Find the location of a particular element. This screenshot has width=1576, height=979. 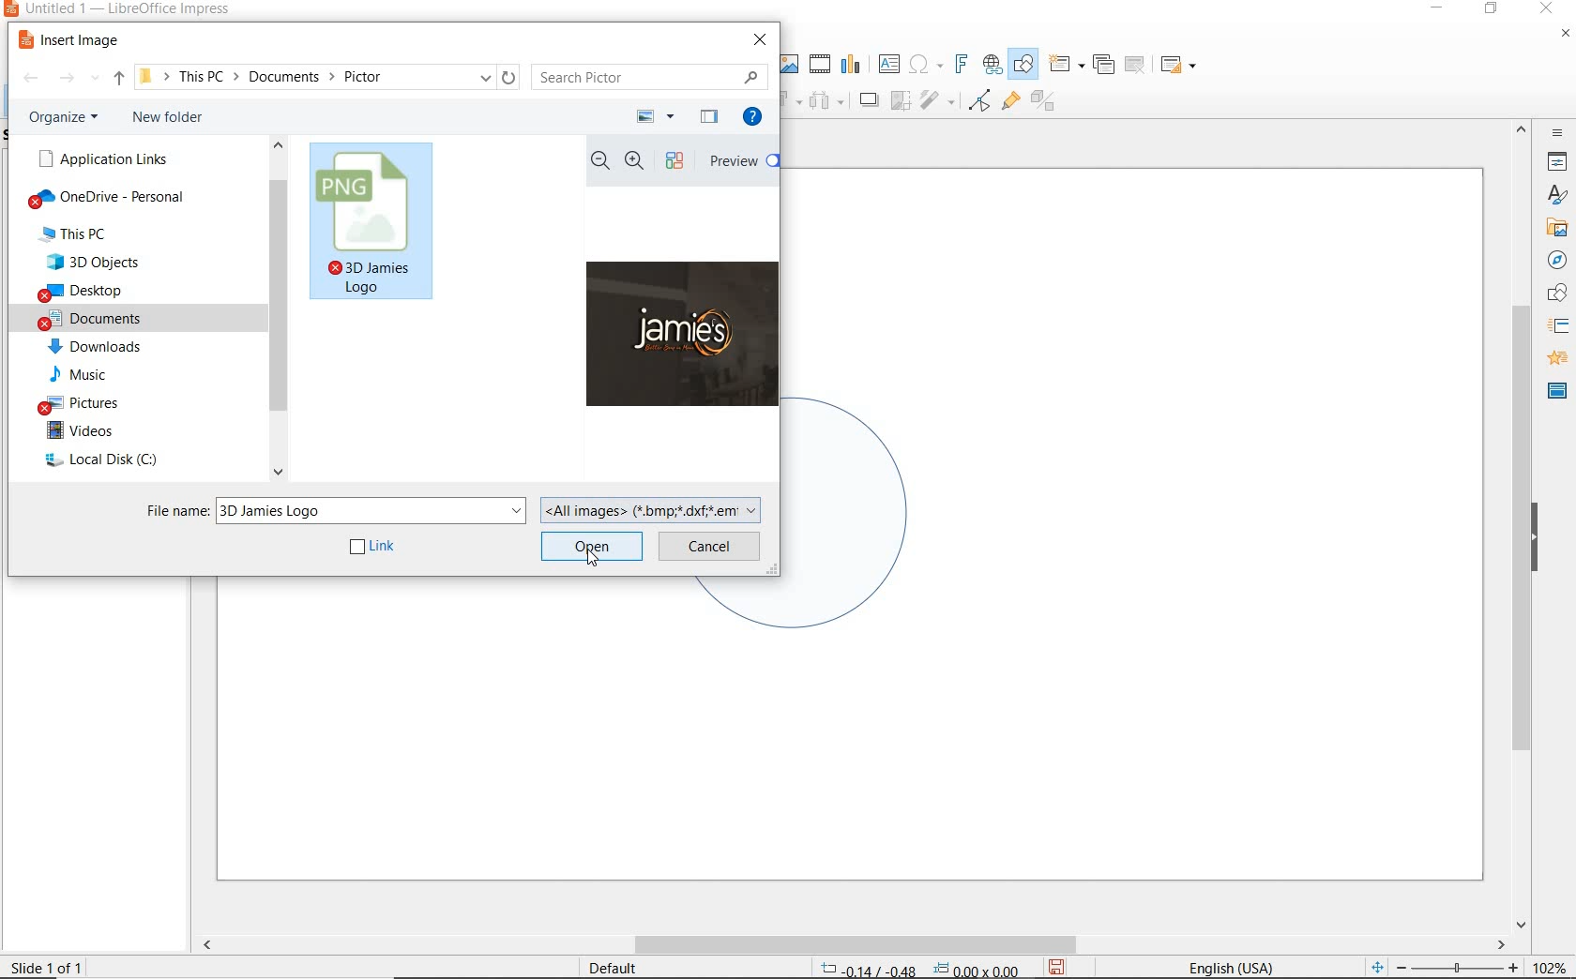

insert image is located at coordinates (788, 64).